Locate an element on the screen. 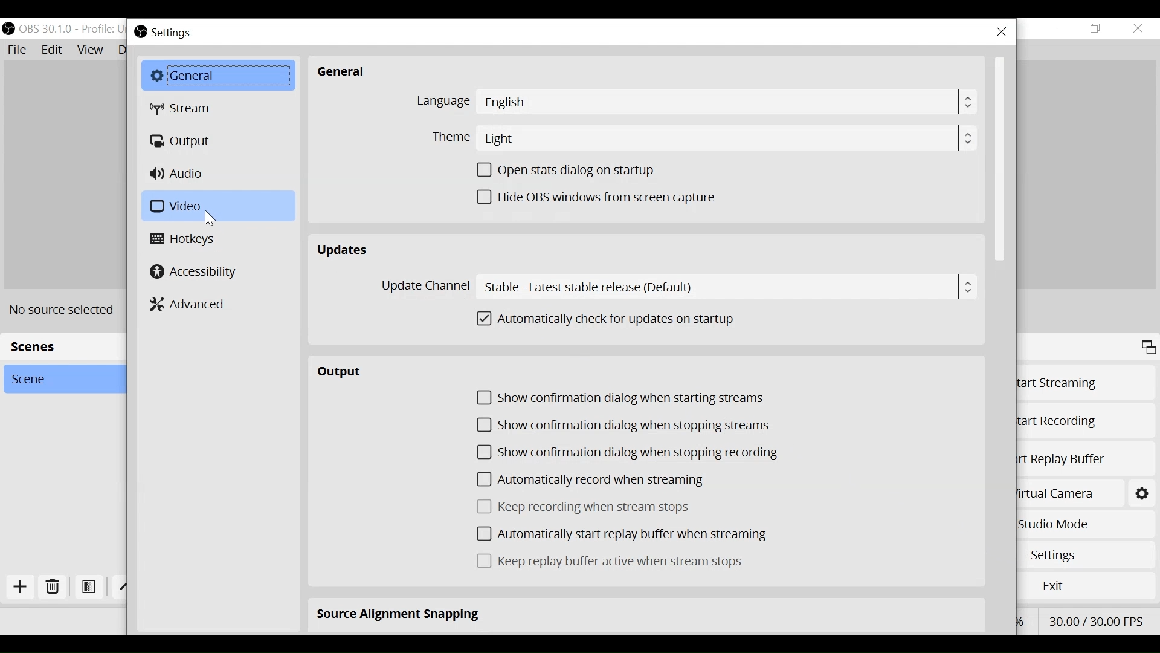 The height and width of the screenshot is (653, 1160). OBS 30.1.0 is located at coordinates (45, 29).